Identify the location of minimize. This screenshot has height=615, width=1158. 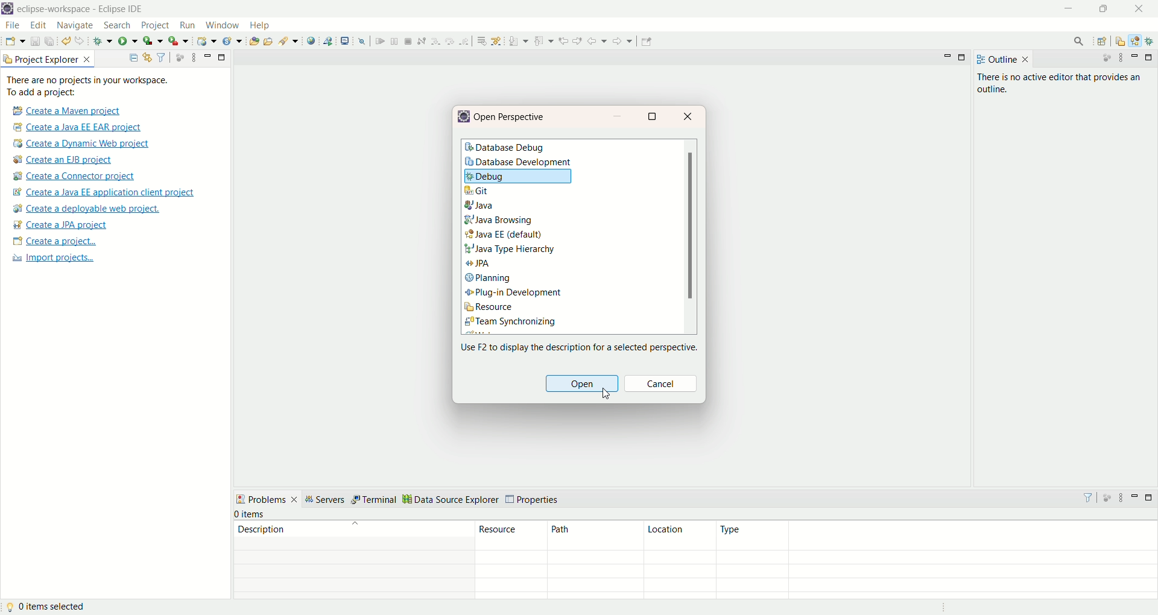
(948, 56).